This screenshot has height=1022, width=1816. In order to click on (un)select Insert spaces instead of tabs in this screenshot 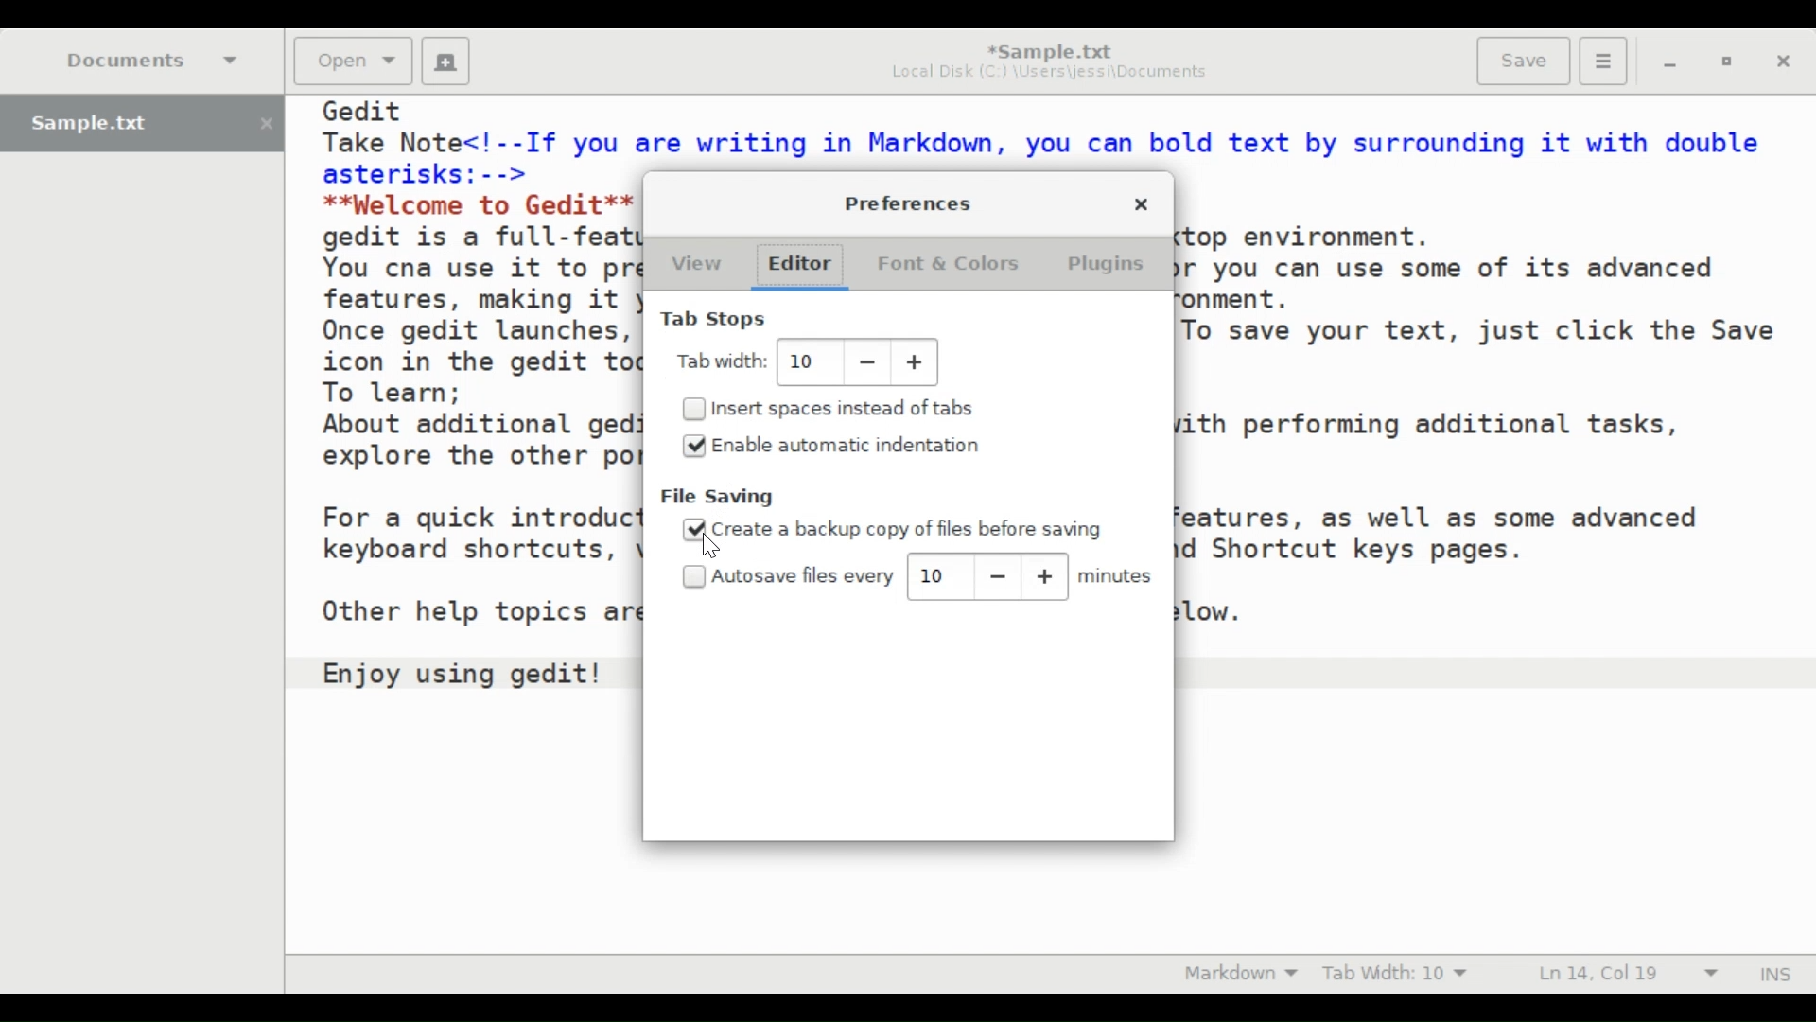, I will do `click(838, 407)`.